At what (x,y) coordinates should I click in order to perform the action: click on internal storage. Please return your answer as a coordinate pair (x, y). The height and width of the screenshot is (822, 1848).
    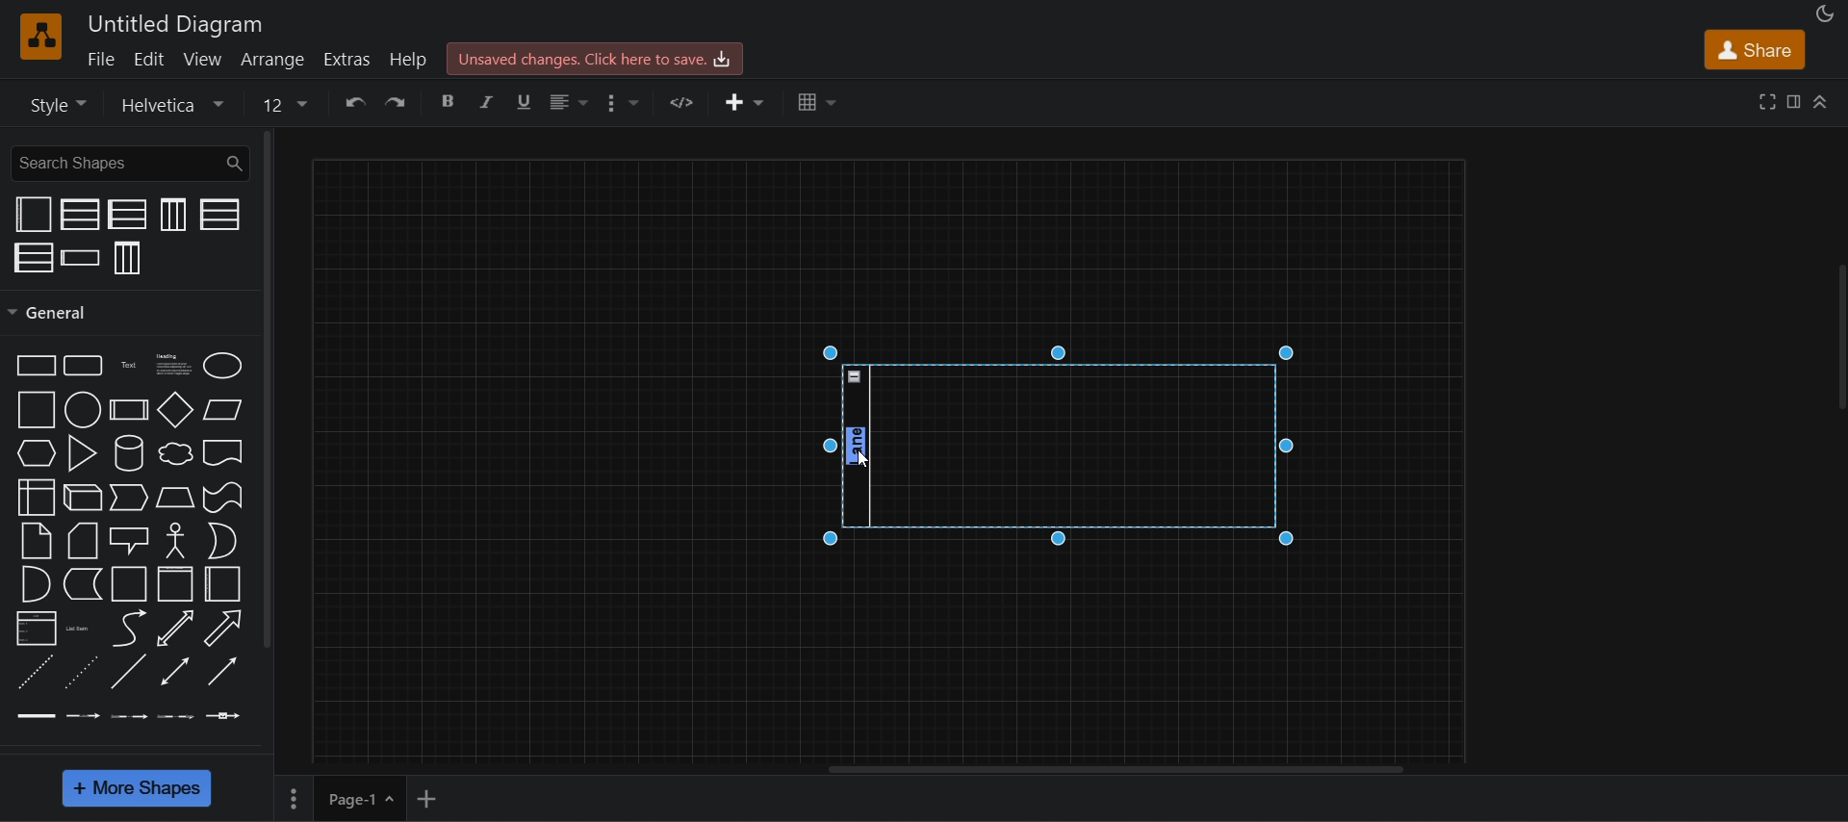
    Looking at the image, I should click on (38, 498).